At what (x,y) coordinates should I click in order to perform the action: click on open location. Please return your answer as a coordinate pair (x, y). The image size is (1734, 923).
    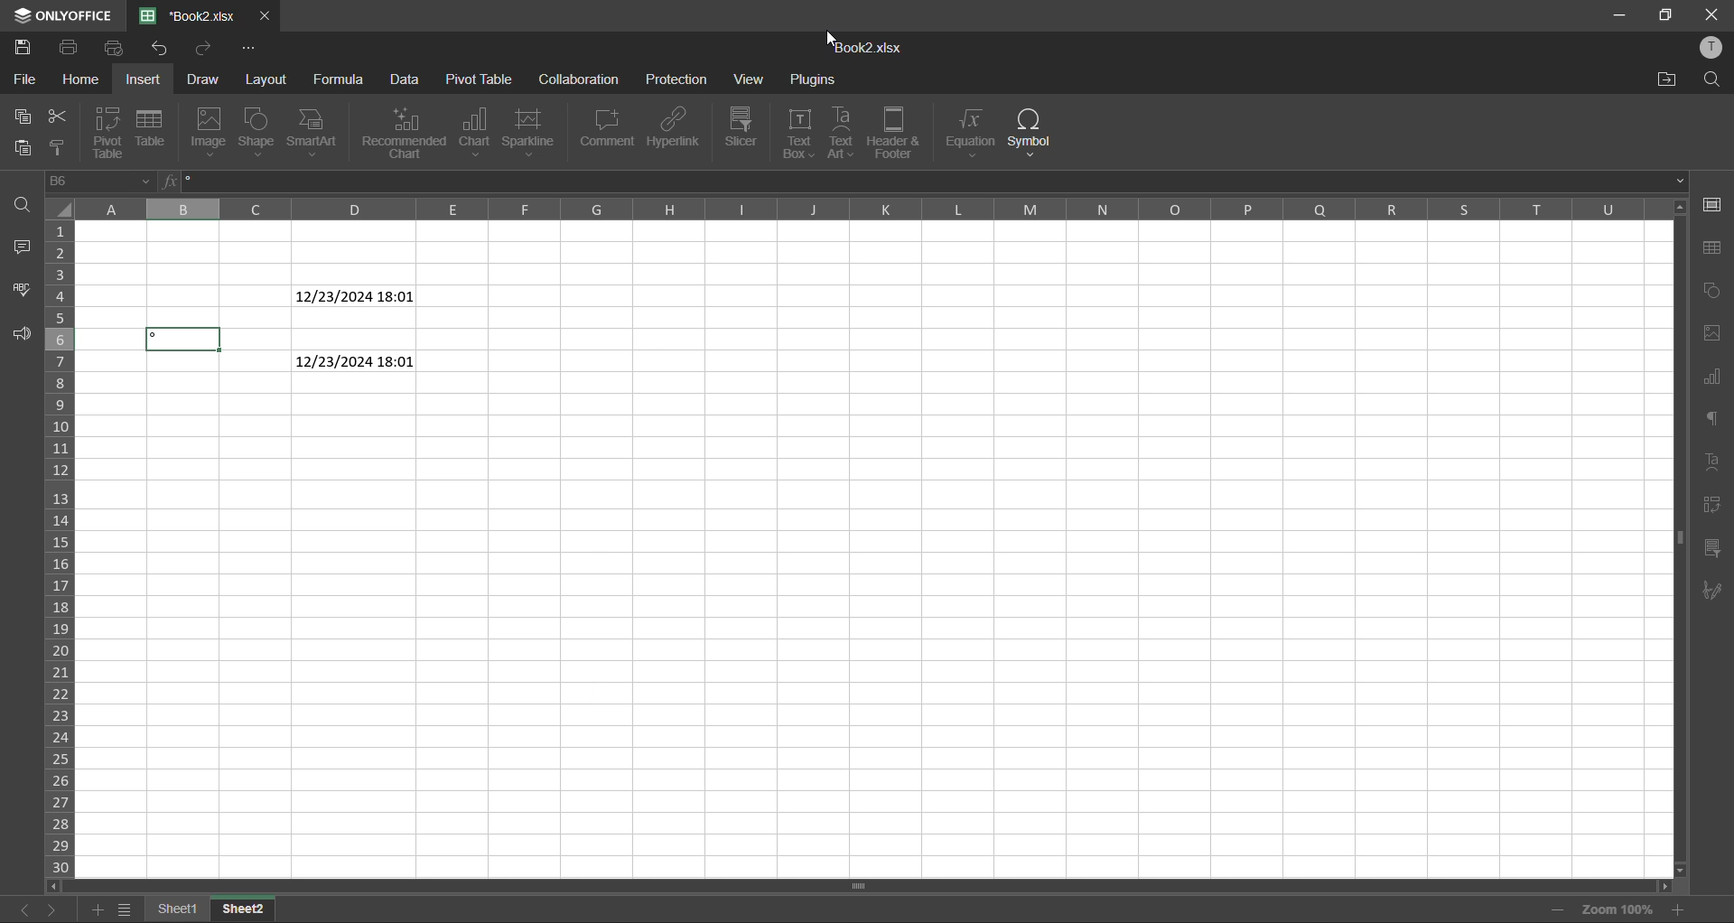
    Looking at the image, I should click on (1664, 81).